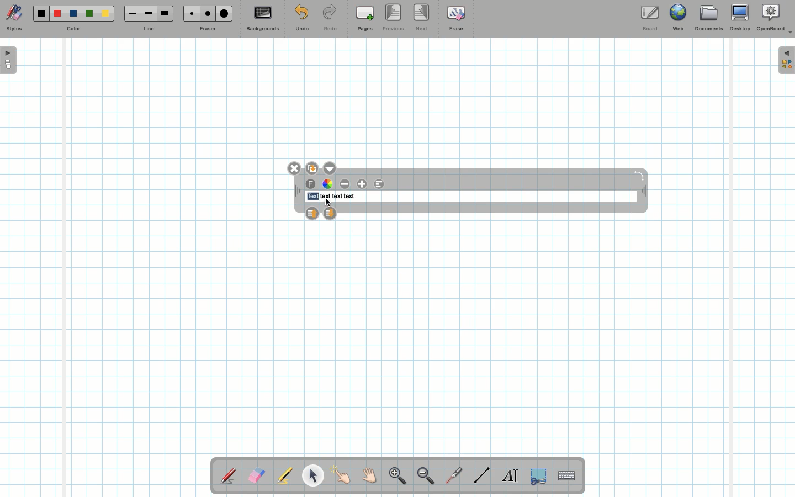 The width and height of the screenshot is (795, 497). What do you see at coordinates (365, 19) in the screenshot?
I see `Pages` at bounding box center [365, 19].